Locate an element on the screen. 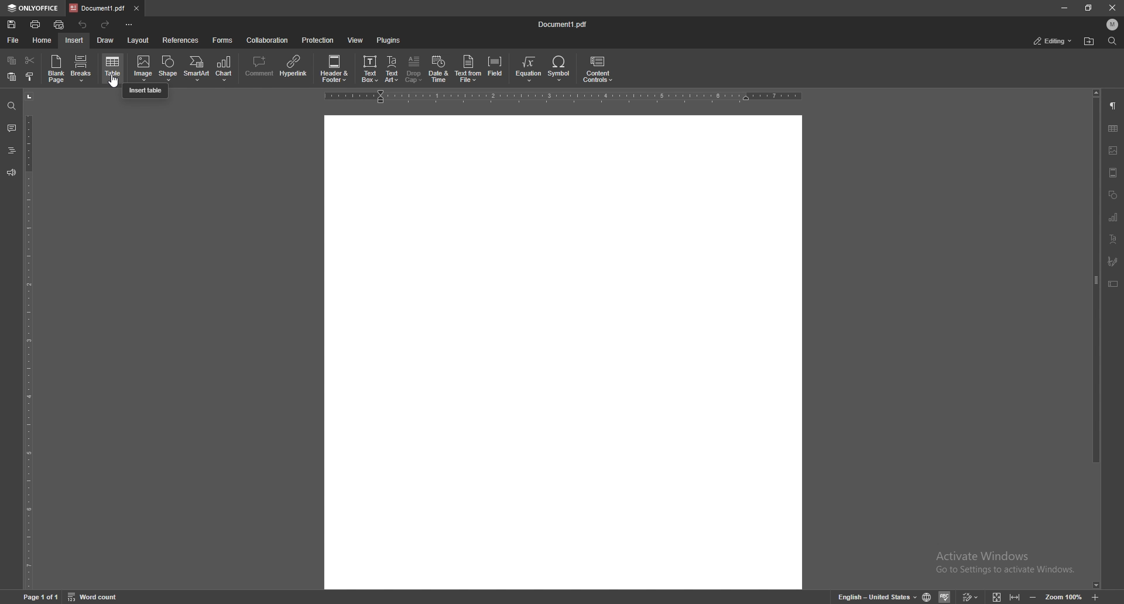 This screenshot has width=1124, height=604. scroll bar is located at coordinates (1096, 339).